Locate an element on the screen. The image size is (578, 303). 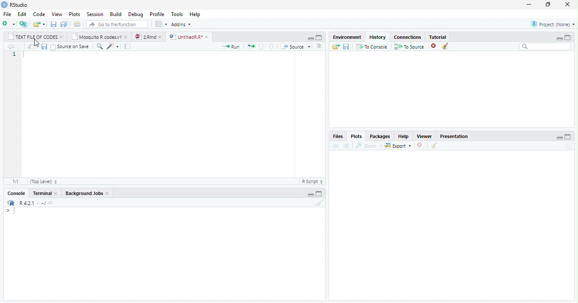
tutorial is located at coordinates (442, 37).